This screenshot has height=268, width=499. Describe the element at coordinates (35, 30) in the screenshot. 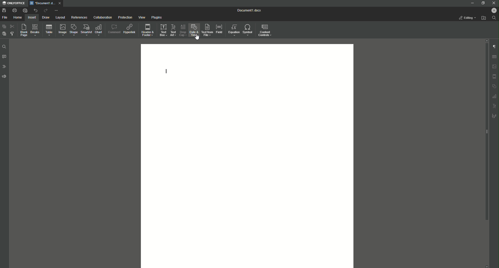

I see `Breaks` at that location.